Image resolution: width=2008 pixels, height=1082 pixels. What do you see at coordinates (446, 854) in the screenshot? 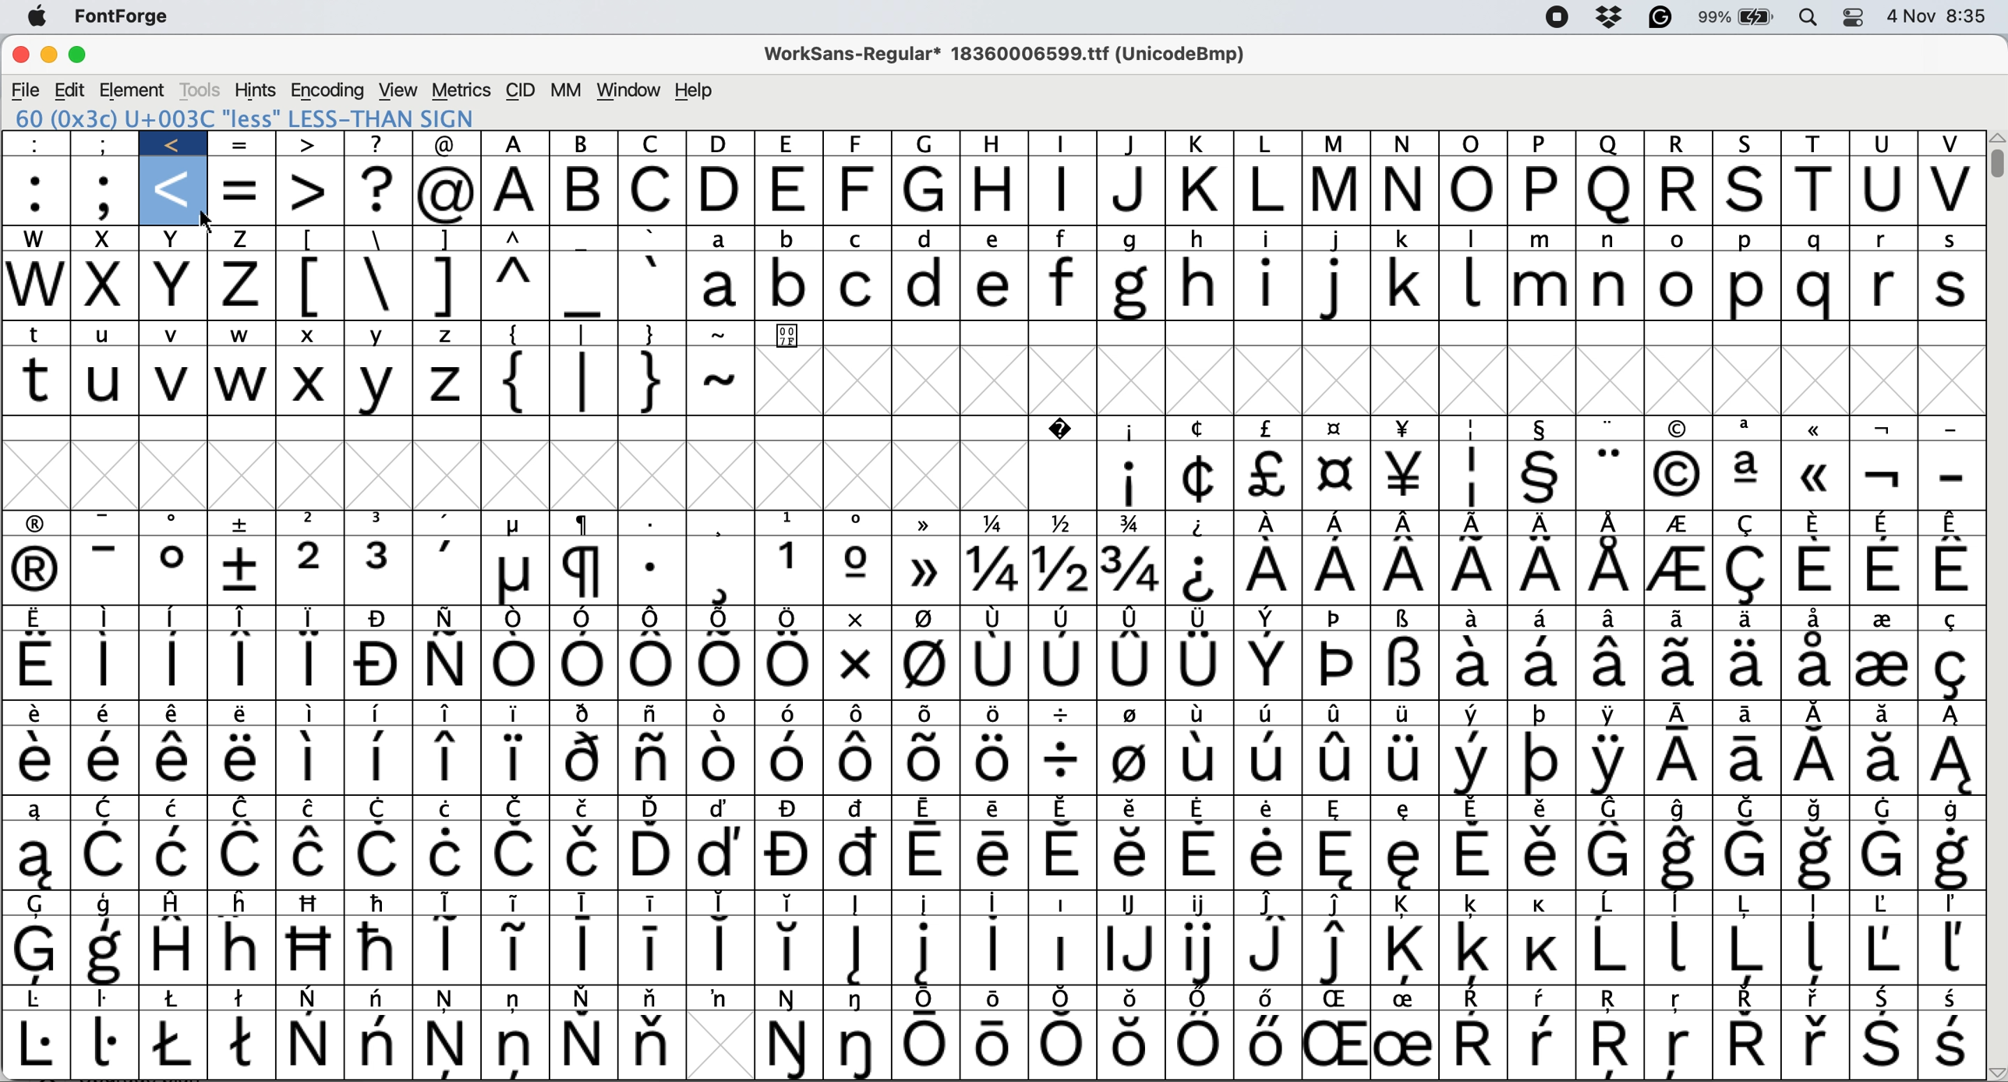
I see `Symbol` at bounding box center [446, 854].